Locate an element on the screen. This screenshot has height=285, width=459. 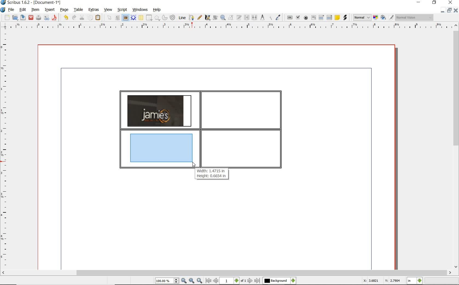
cursor is located at coordinates (194, 165).